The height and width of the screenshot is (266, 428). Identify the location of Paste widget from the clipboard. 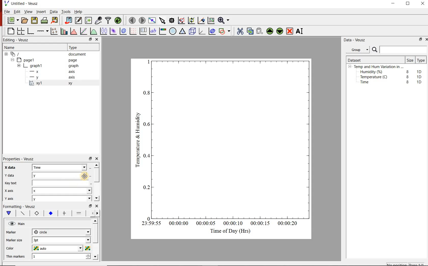
(260, 31).